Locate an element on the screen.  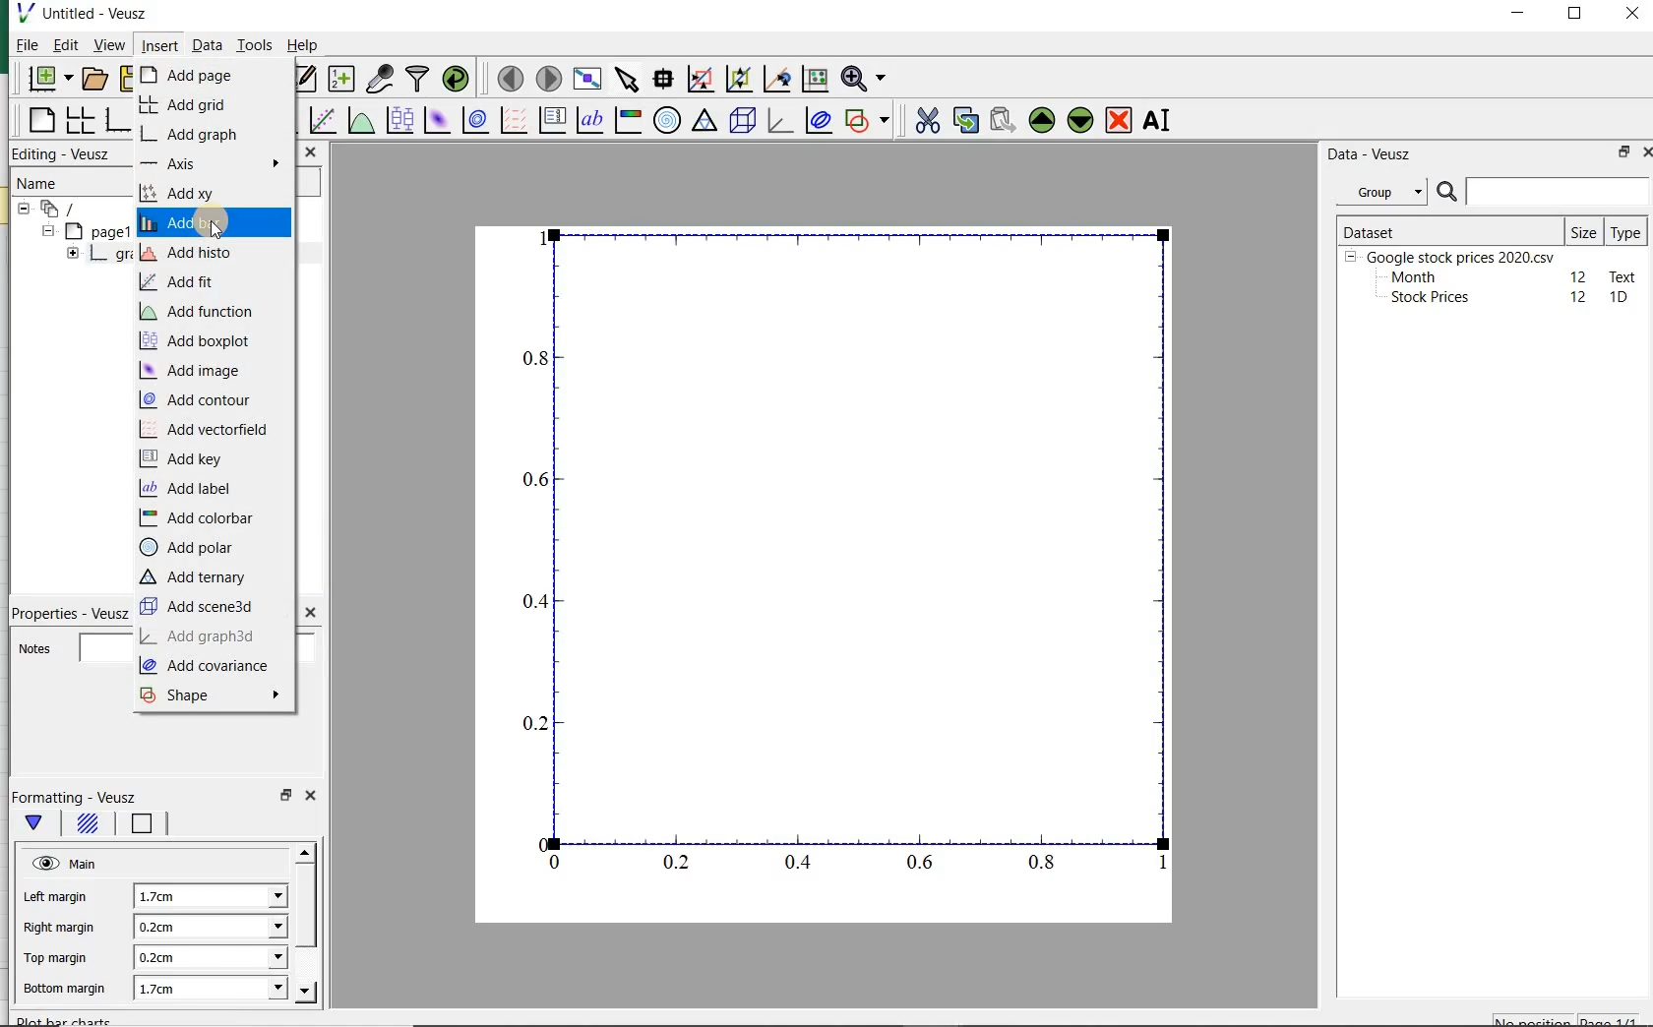
plot covariance ellipses is located at coordinates (819, 121).